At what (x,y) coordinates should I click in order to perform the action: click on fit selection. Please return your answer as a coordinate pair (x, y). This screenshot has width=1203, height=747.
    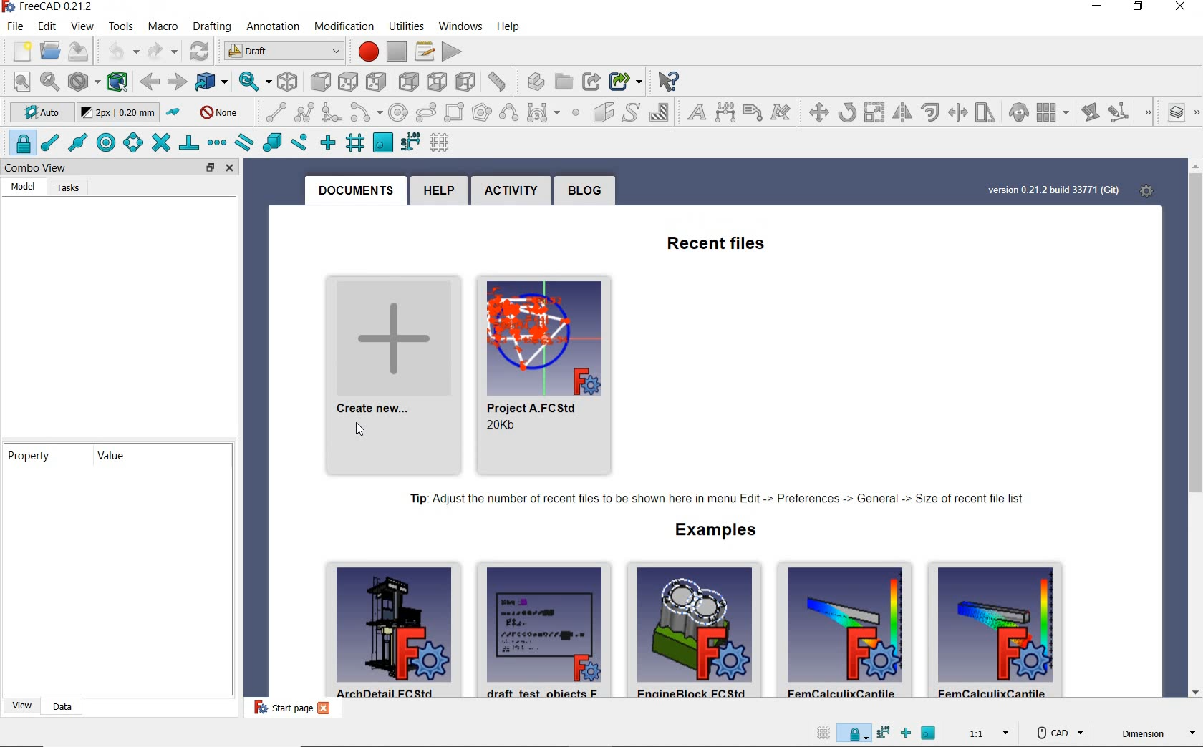
    Looking at the image, I should click on (48, 81).